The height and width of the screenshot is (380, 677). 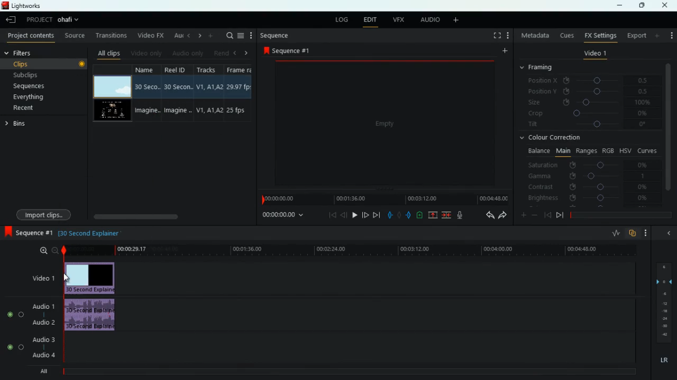 What do you see at coordinates (39, 64) in the screenshot?
I see `clips` at bounding box center [39, 64].